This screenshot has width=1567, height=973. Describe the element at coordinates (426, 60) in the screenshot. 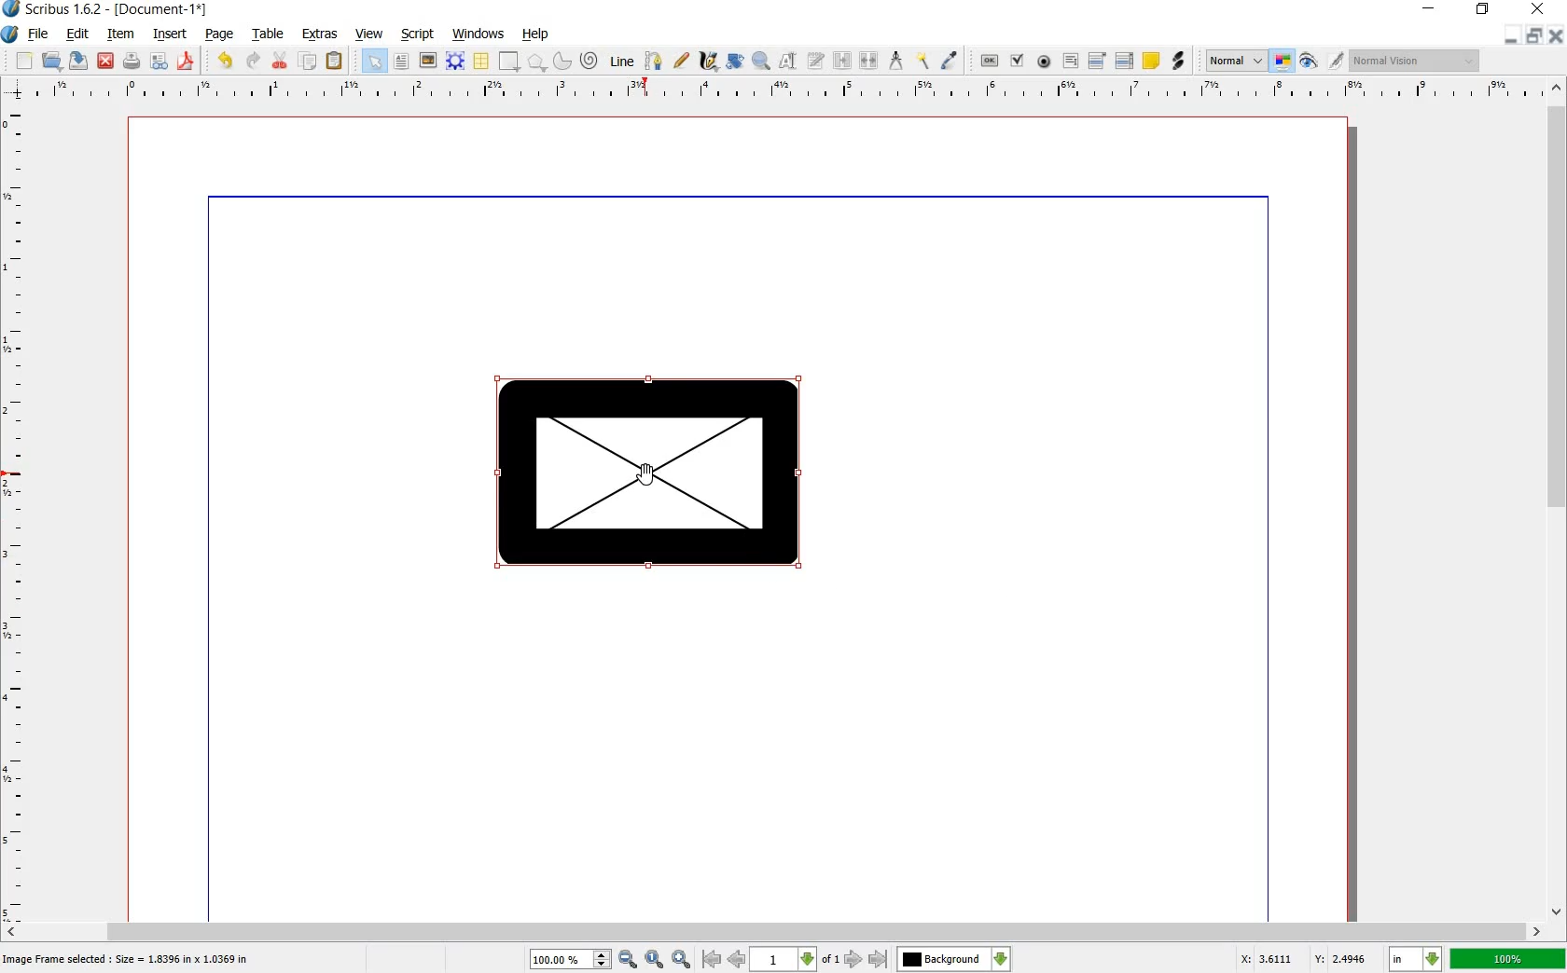

I see `image` at that location.